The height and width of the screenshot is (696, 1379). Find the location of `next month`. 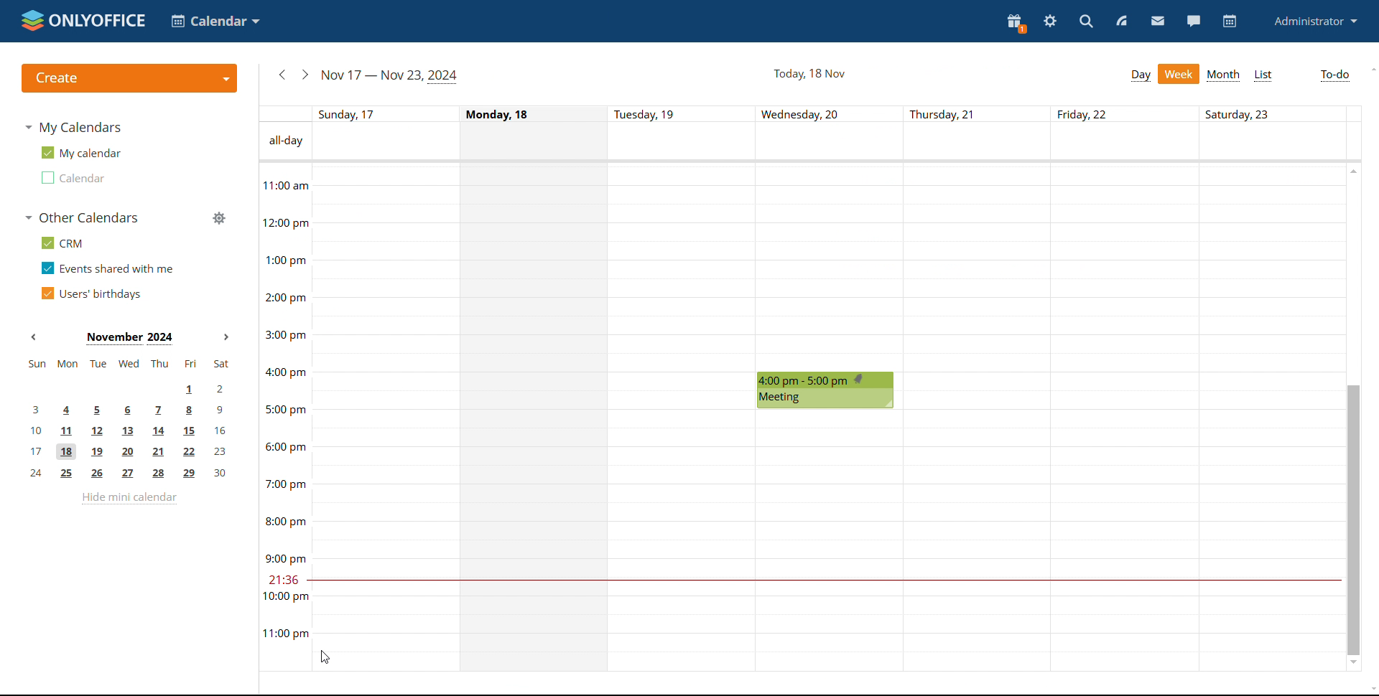

next month is located at coordinates (228, 338).